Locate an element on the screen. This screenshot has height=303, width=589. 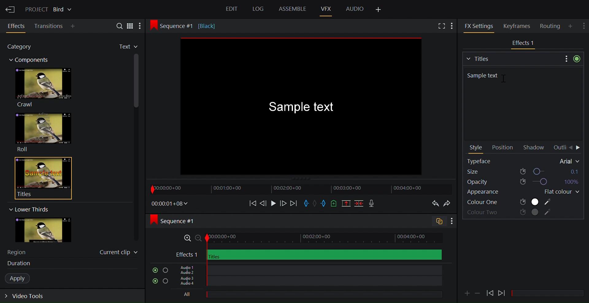
Nudge one frame forward is located at coordinates (283, 203).